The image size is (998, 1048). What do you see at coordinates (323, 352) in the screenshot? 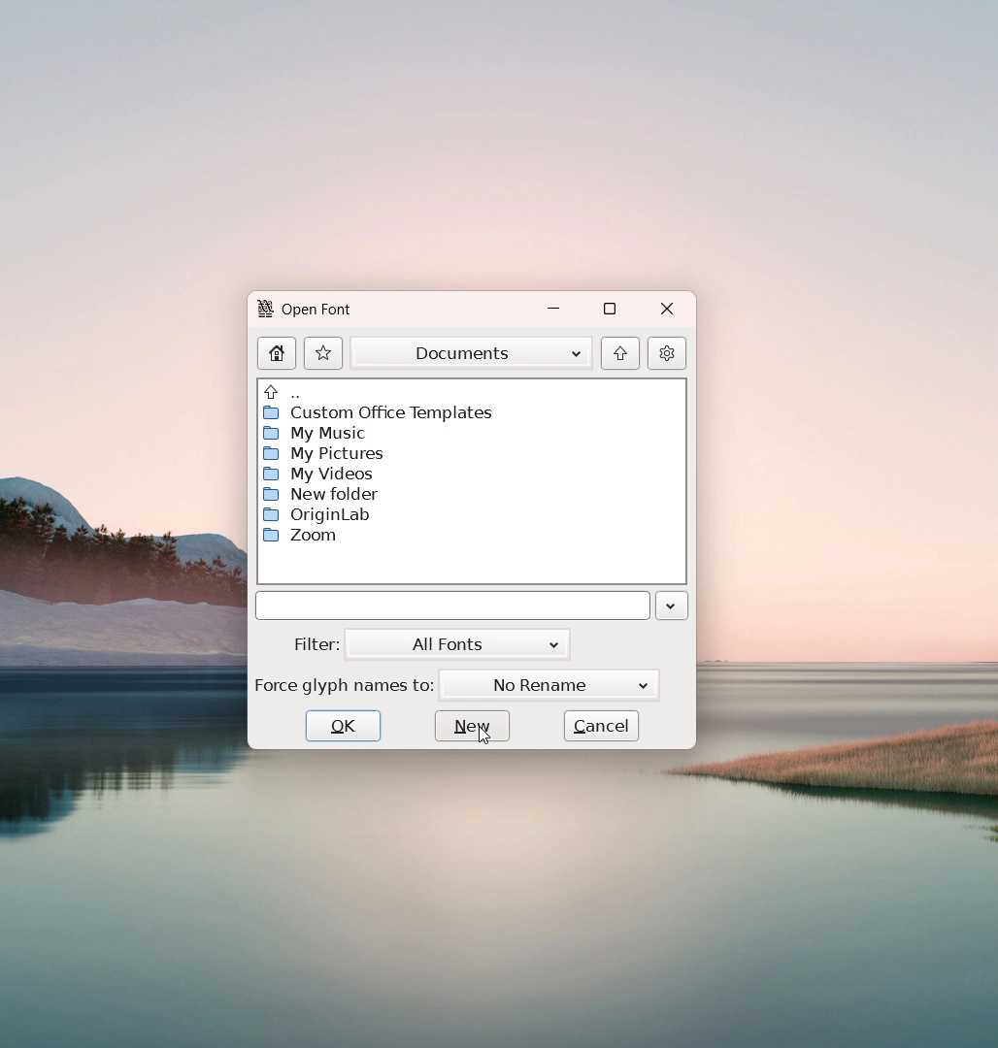
I see `Favorite` at bounding box center [323, 352].